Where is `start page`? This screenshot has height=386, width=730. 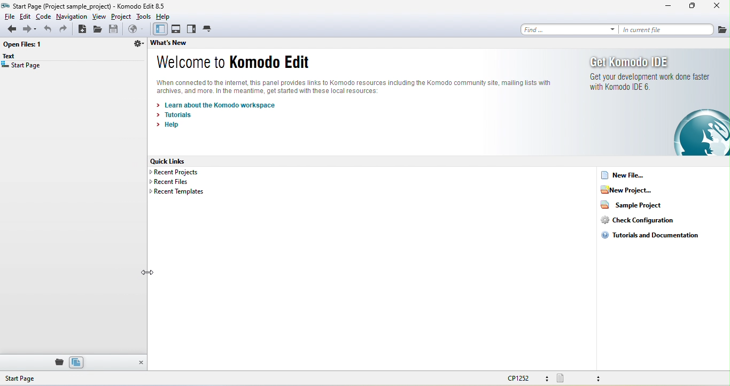
start page is located at coordinates (40, 379).